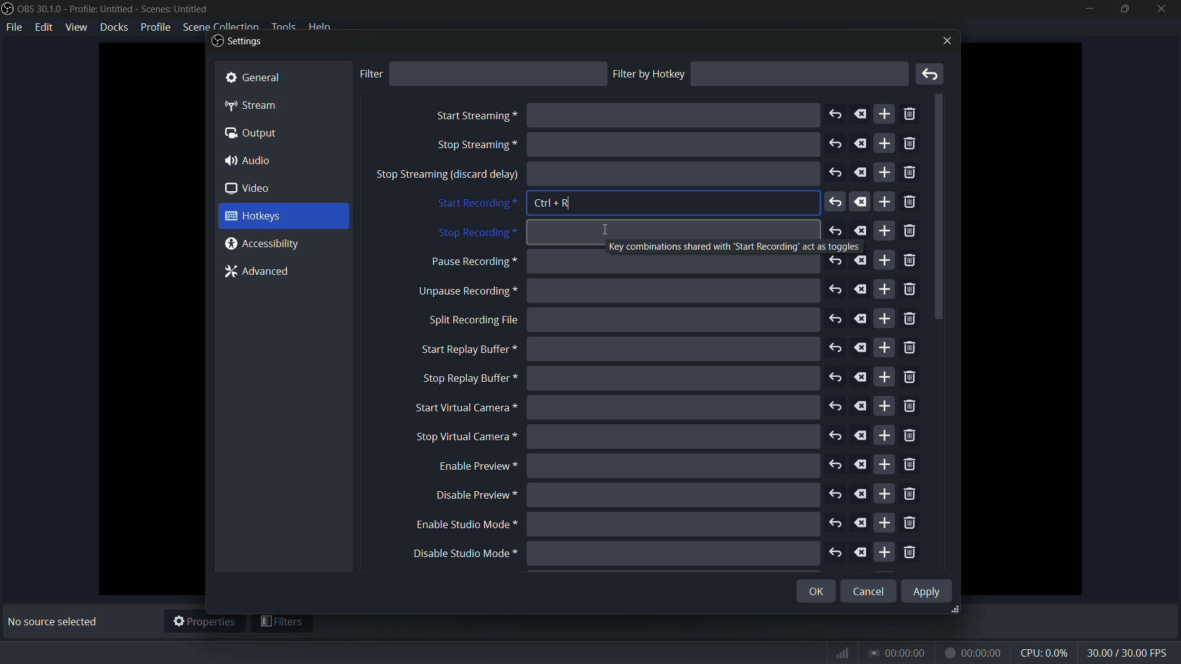  Describe the element at coordinates (836, 261) in the screenshot. I see `undo` at that location.